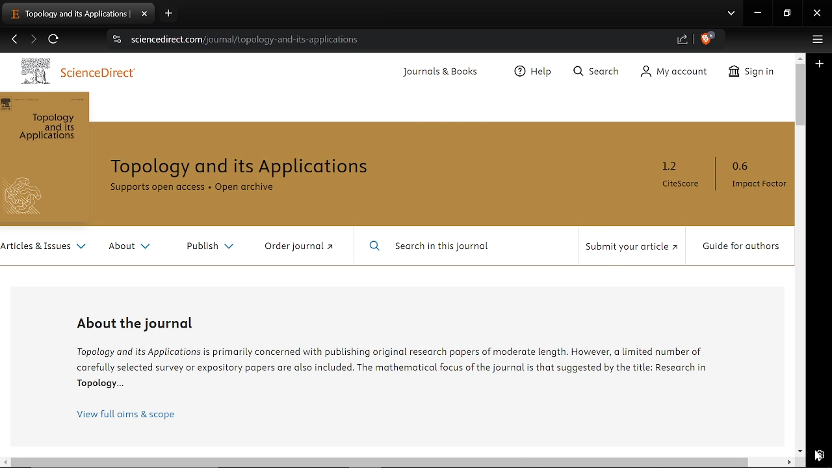 Image resolution: width=832 pixels, height=468 pixels. Describe the element at coordinates (398, 40) in the screenshot. I see `Cite link` at that location.